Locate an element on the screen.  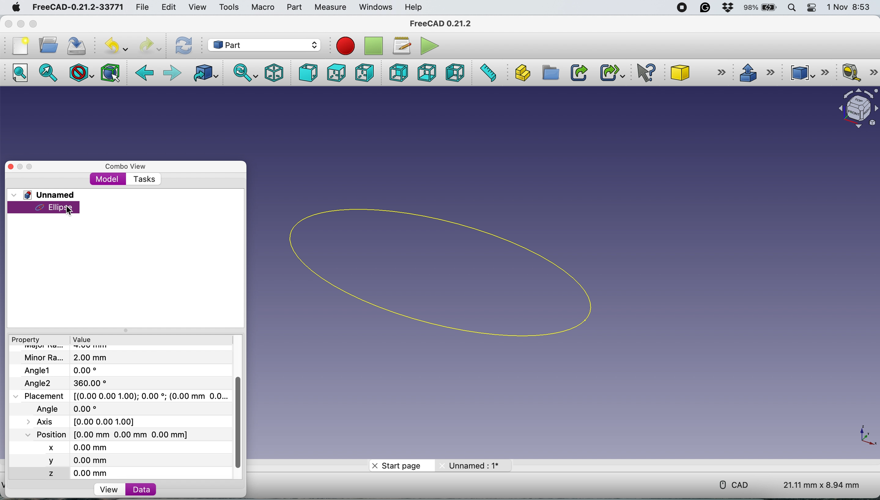
record macros is located at coordinates (345, 45).